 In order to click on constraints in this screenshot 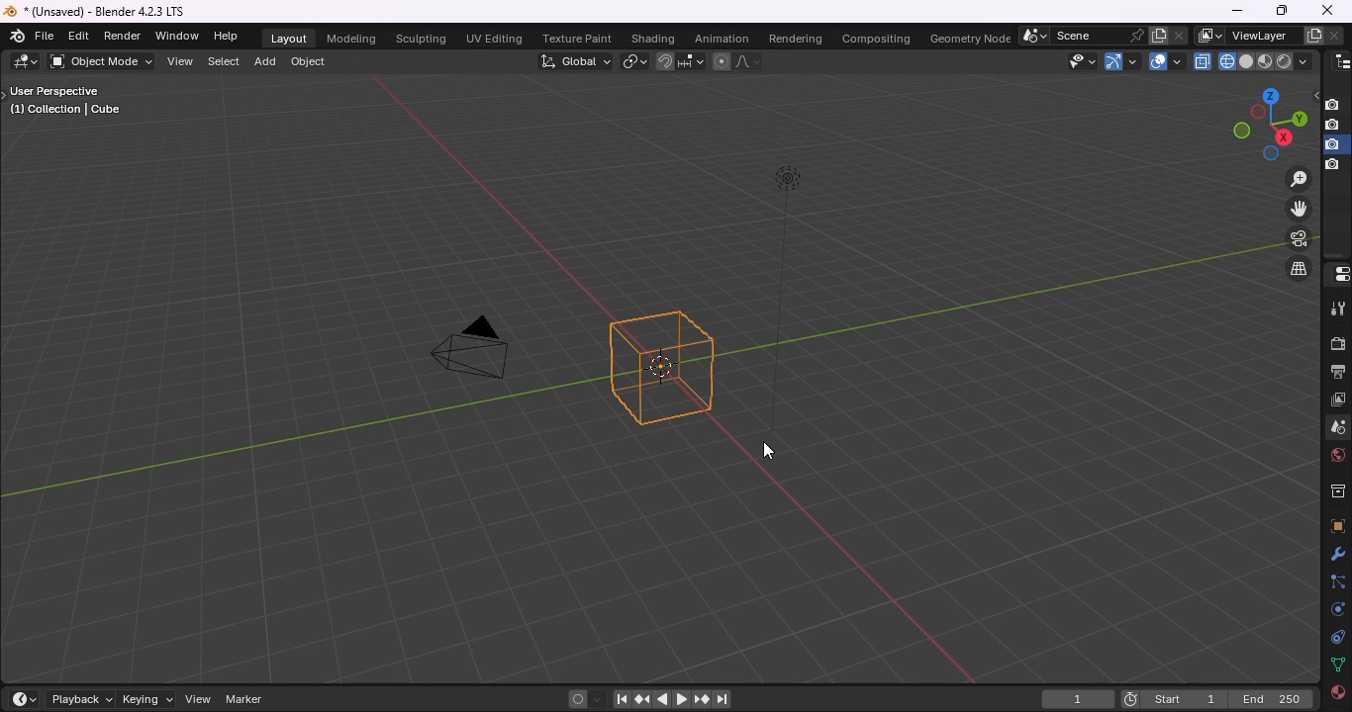, I will do `click(1337, 637)`.